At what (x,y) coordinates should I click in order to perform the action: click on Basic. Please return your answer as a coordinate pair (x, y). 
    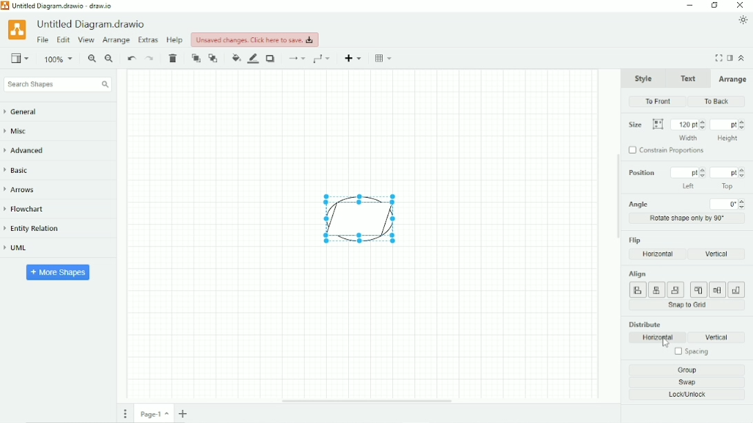
    Looking at the image, I should click on (19, 169).